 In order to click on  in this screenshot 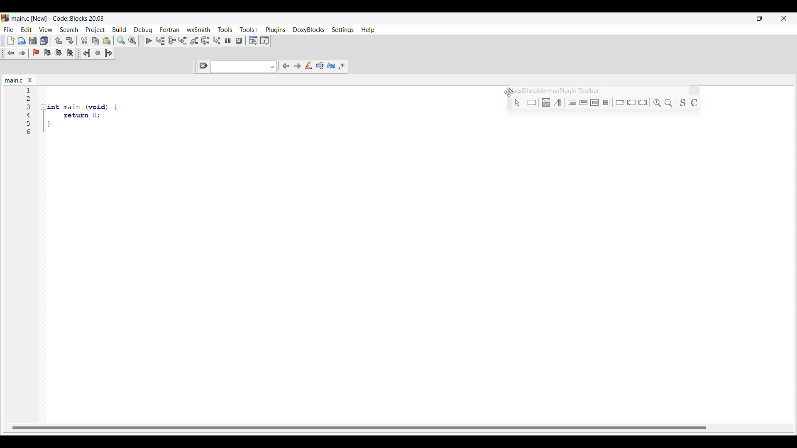, I will do `click(29, 107)`.